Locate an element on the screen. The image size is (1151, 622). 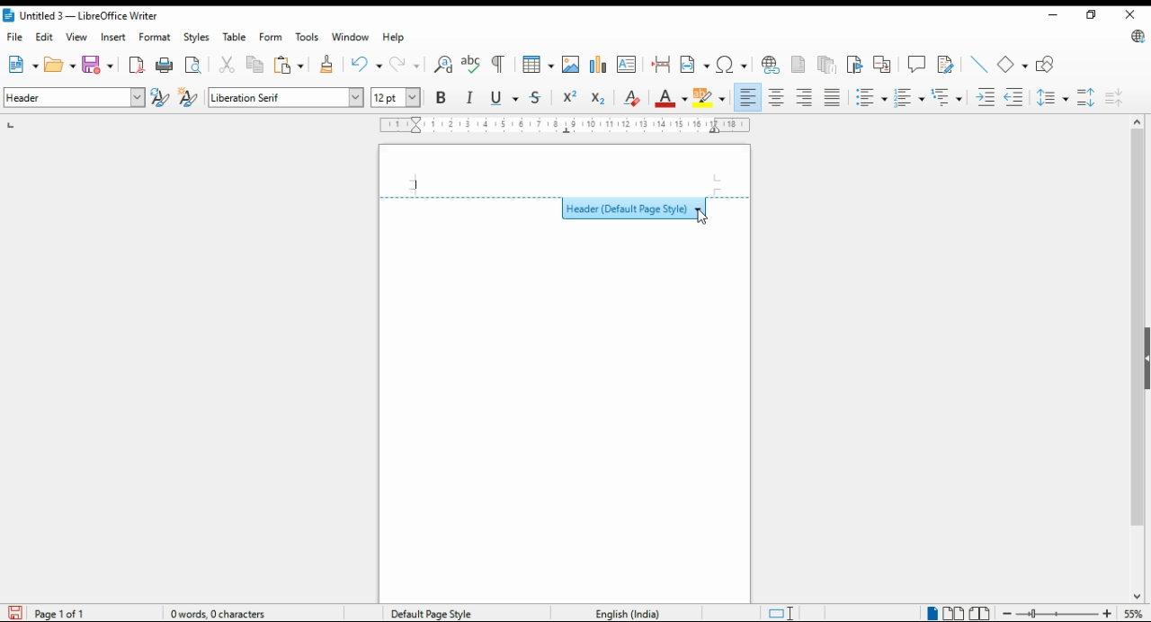
new is located at coordinates (22, 65).